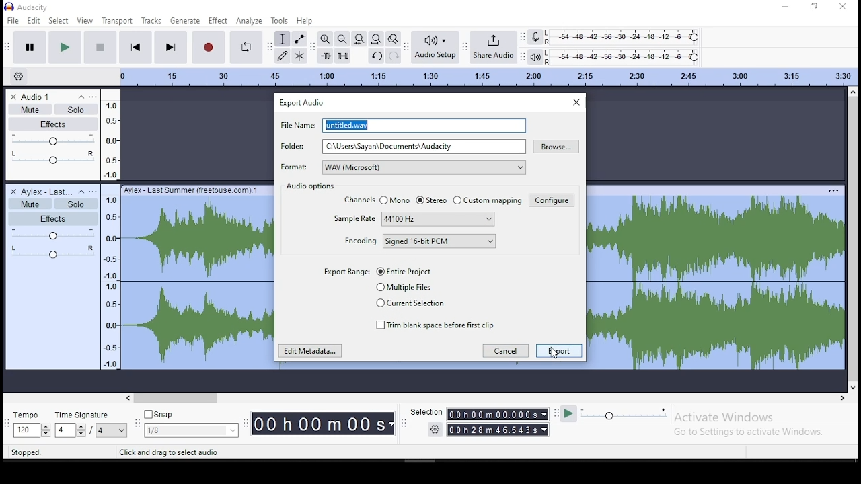 The height and width of the screenshot is (484, 861). Describe the element at coordinates (716, 280) in the screenshot. I see `audio track` at that location.